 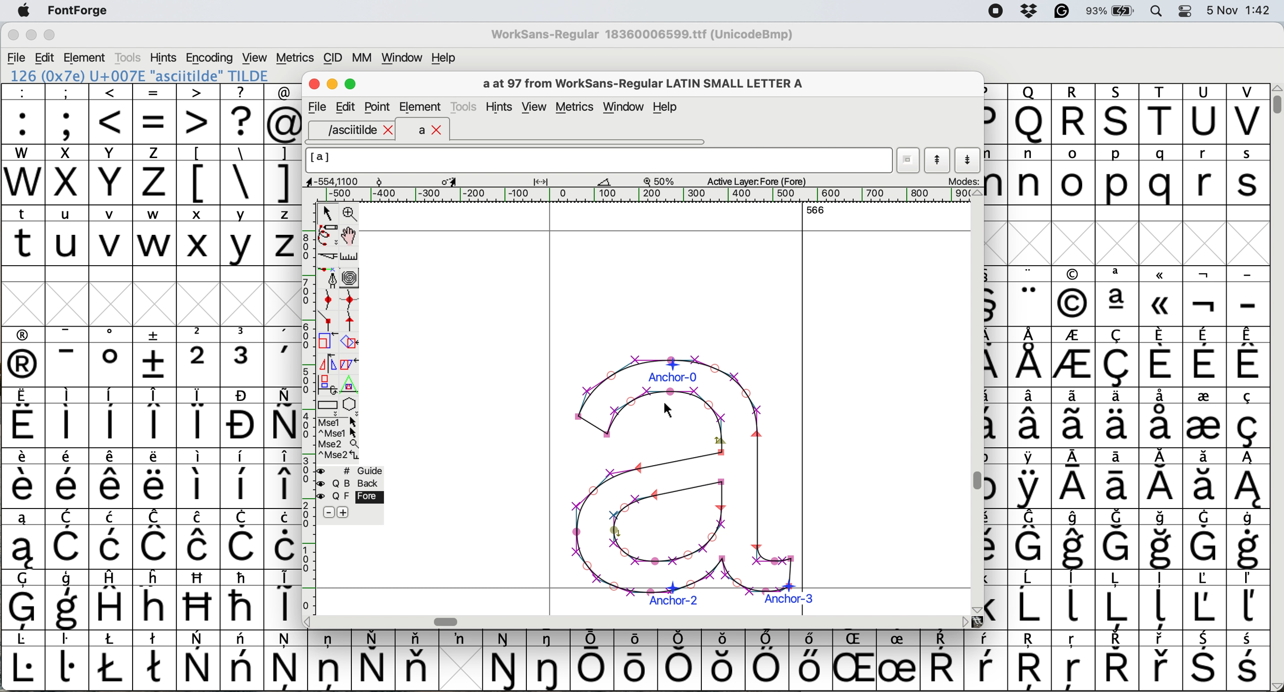 I want to click on symbol, so click(x=199, y=478).